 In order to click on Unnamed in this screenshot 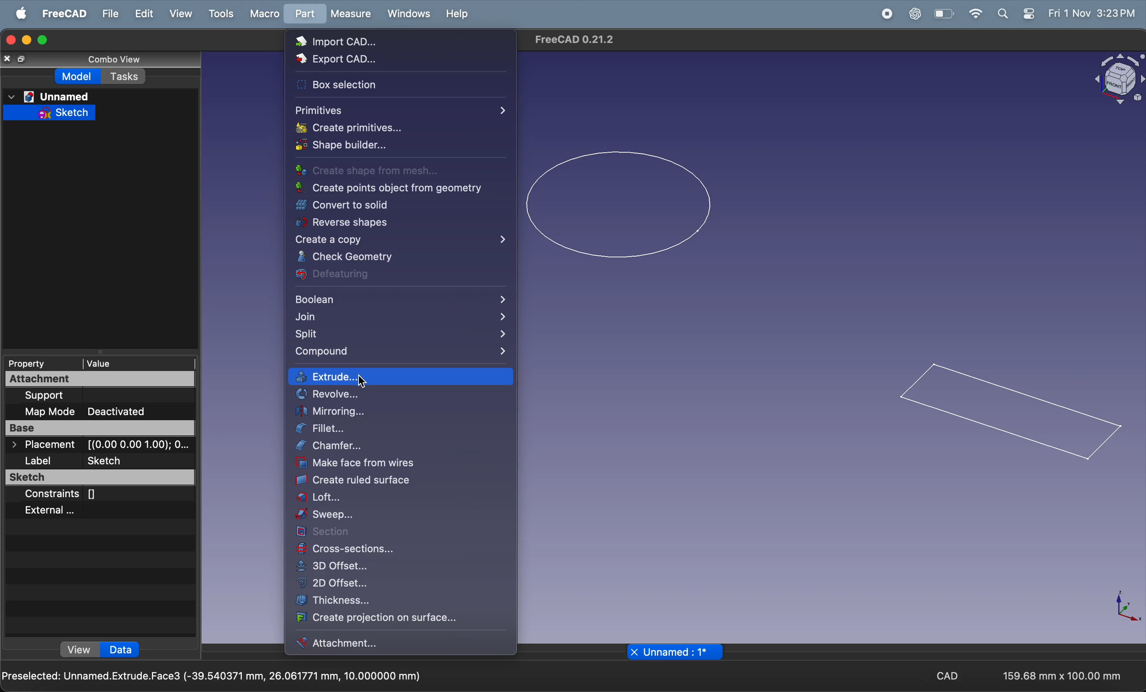, I will do `click(49, 96)`.